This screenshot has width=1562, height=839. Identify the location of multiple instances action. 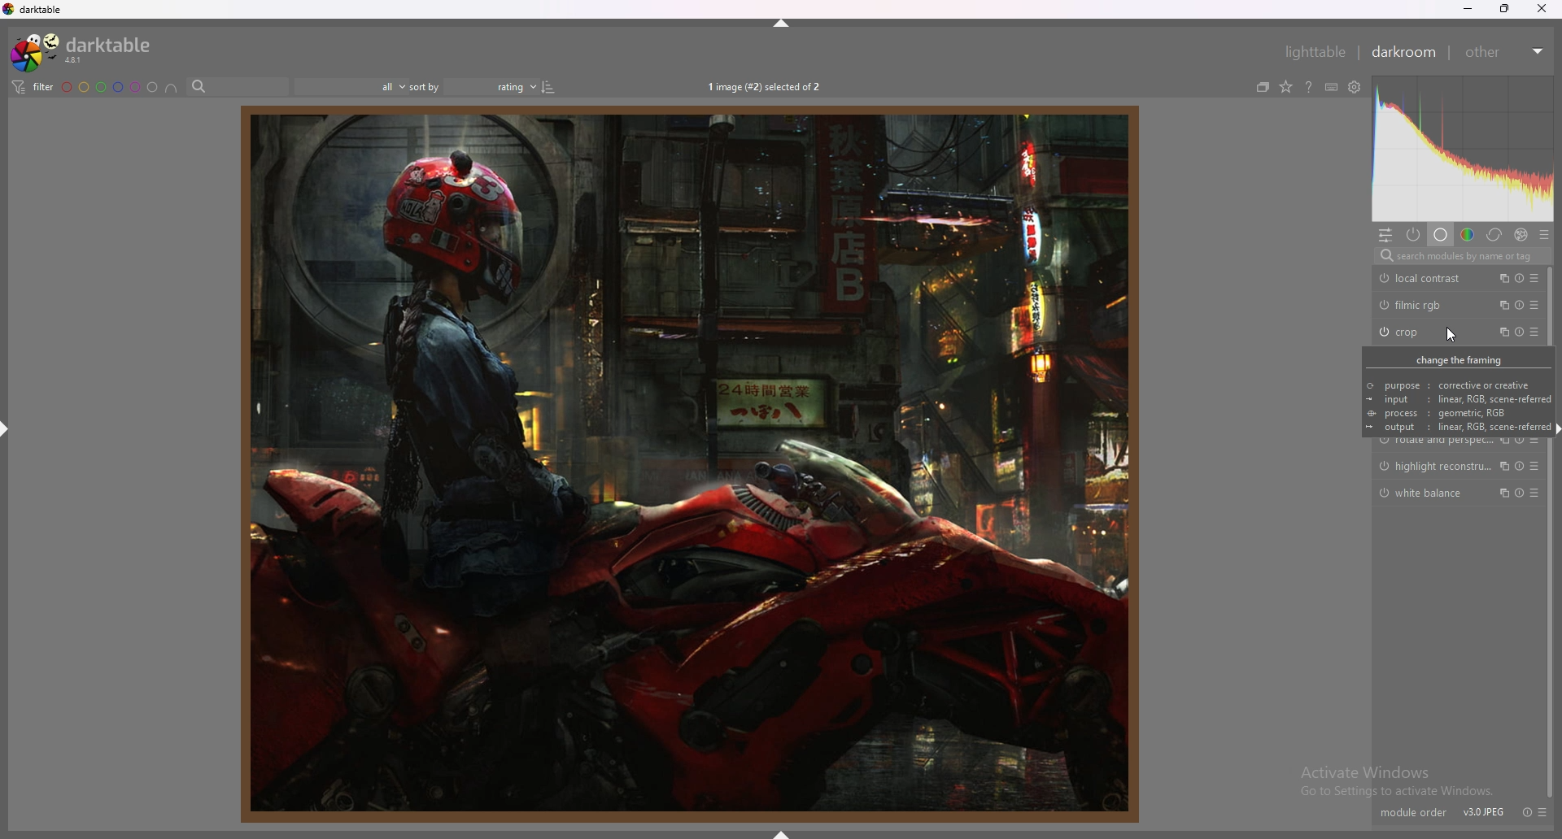
(1501, 305).